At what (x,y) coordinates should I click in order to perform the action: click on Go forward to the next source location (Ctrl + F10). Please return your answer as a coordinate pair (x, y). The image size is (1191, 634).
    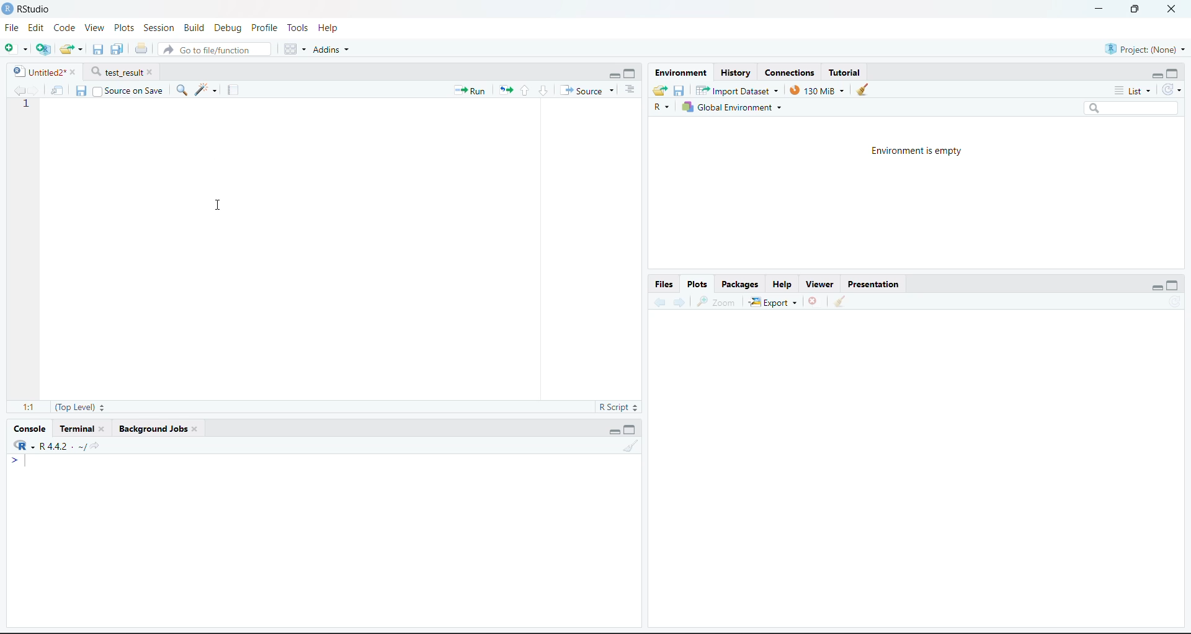
    Looking at the image, I should click on (38, 90).